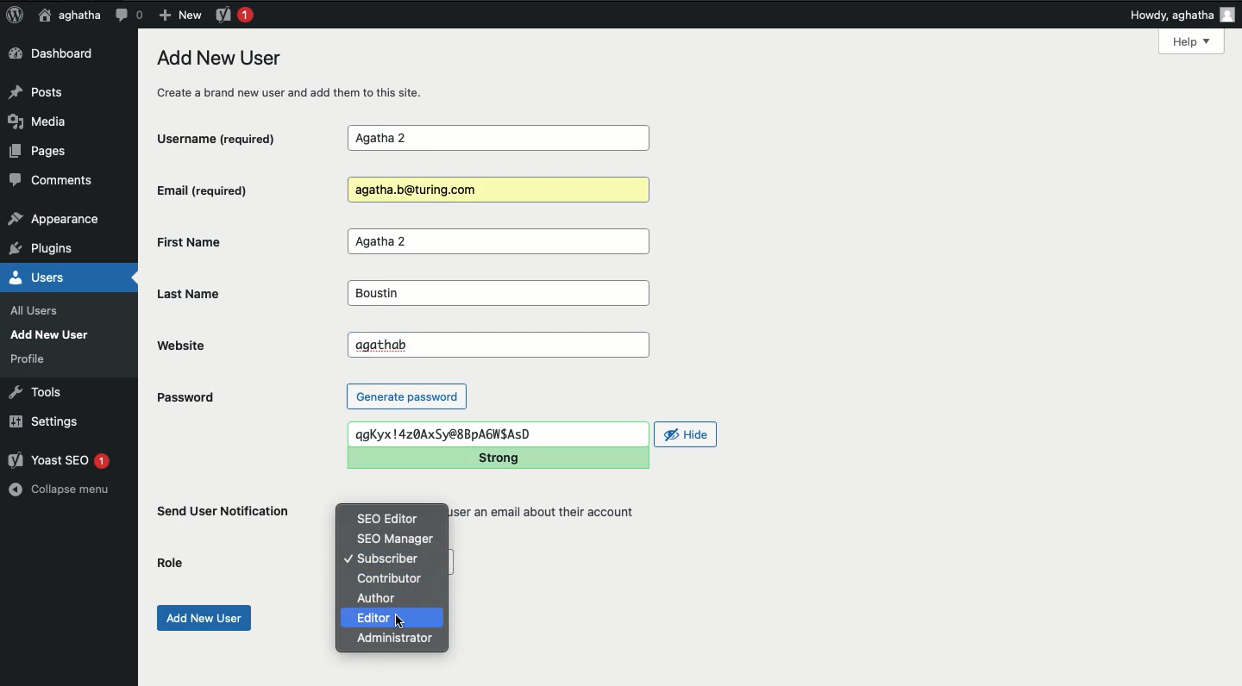 The image size is (1242, 686). I want to click on SEO editor, so click(390, 519).